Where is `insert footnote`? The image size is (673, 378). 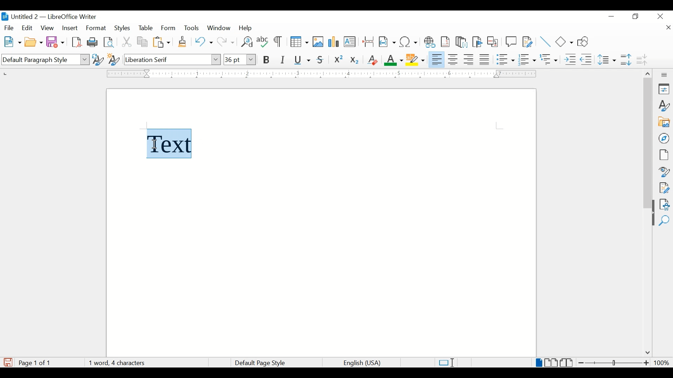
insert footnote is located at coordinates (447, 42).